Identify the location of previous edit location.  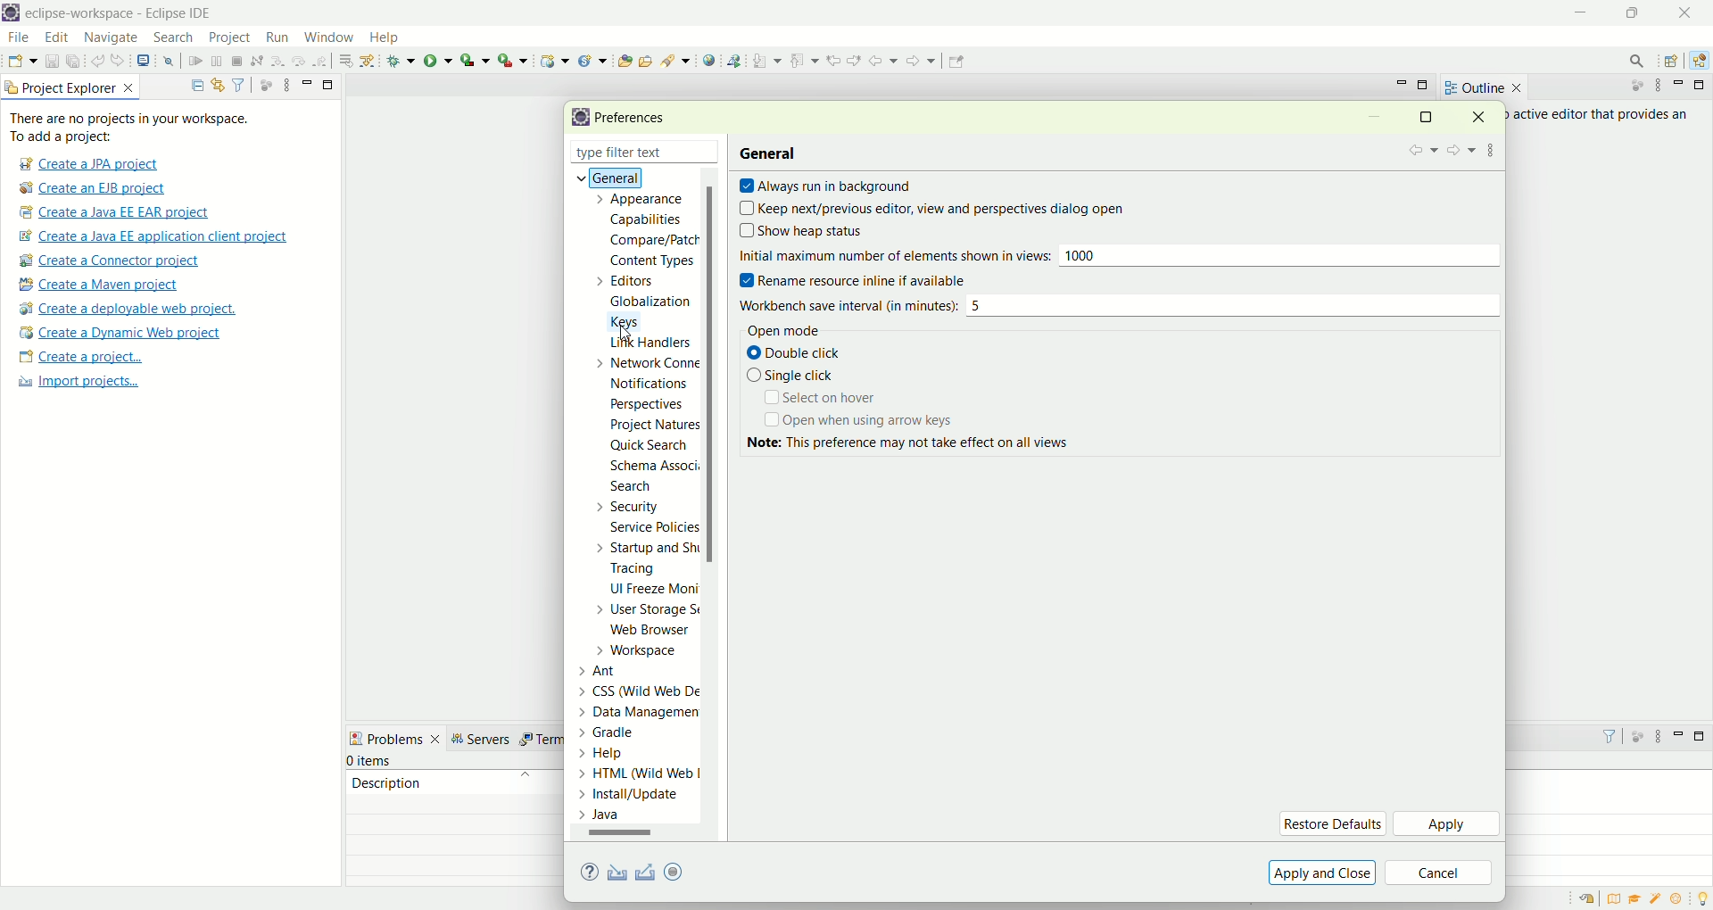
(837, 61).